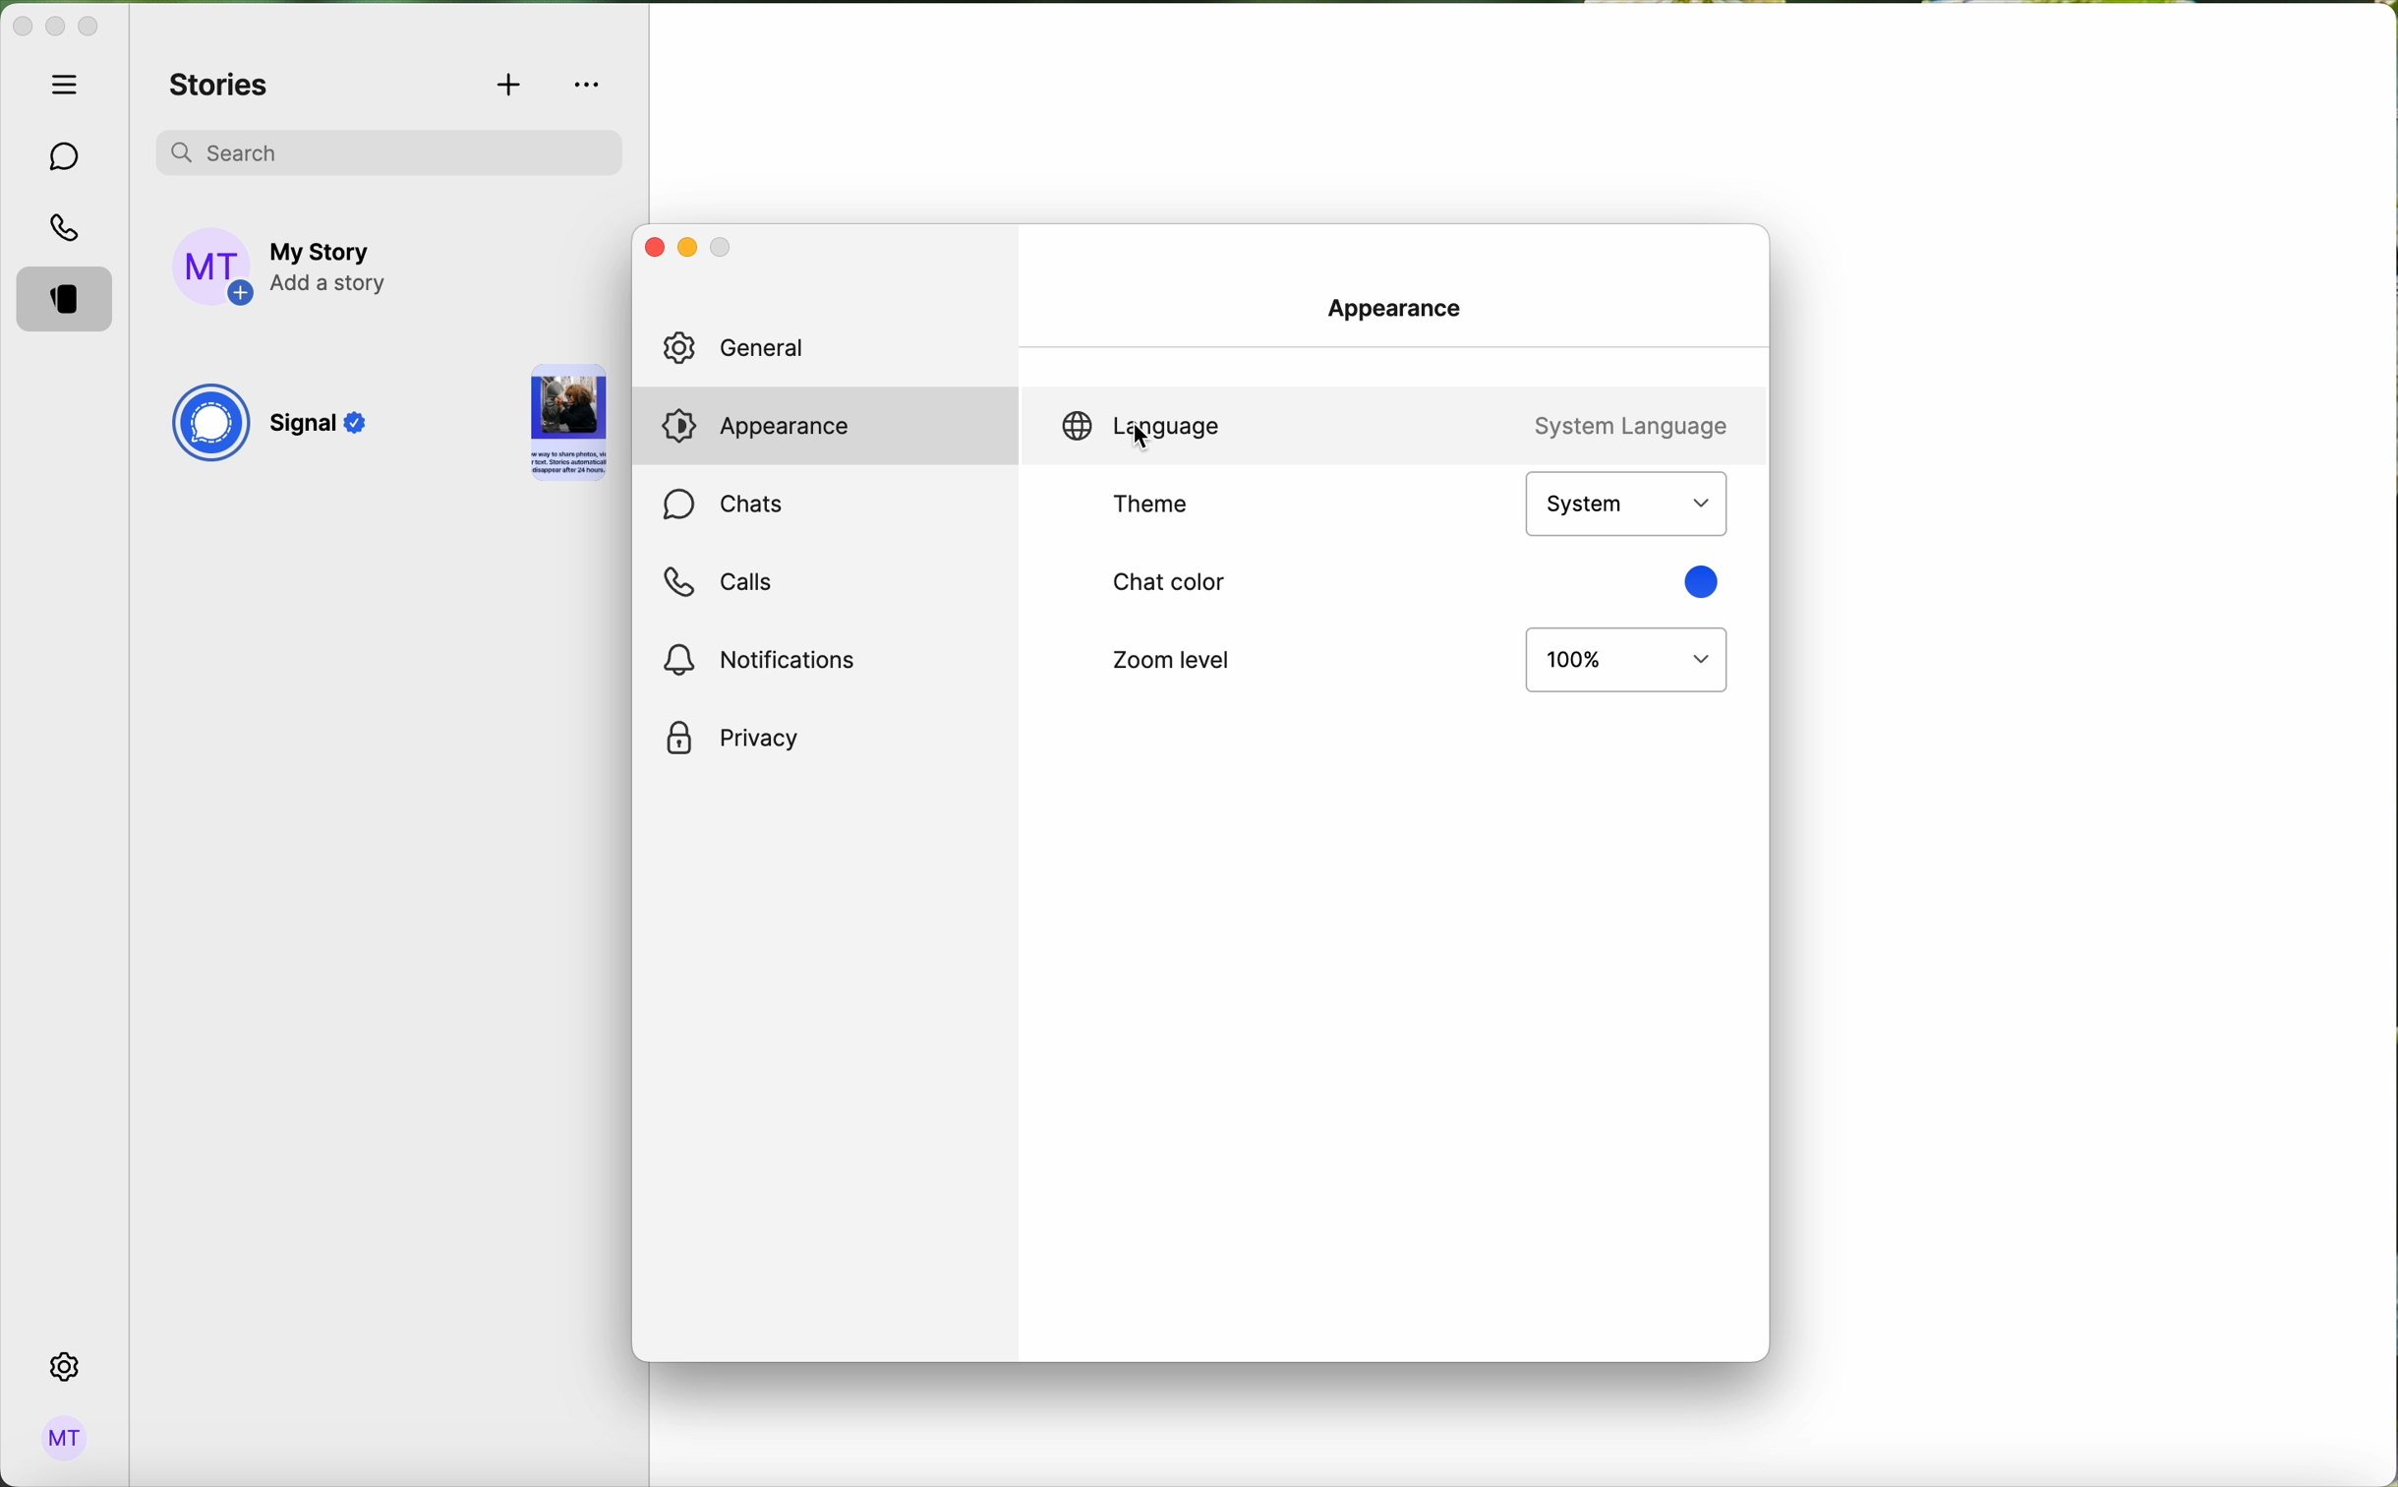 The image size is (2398, 1487). I want to click on chats, so click(723, 507).